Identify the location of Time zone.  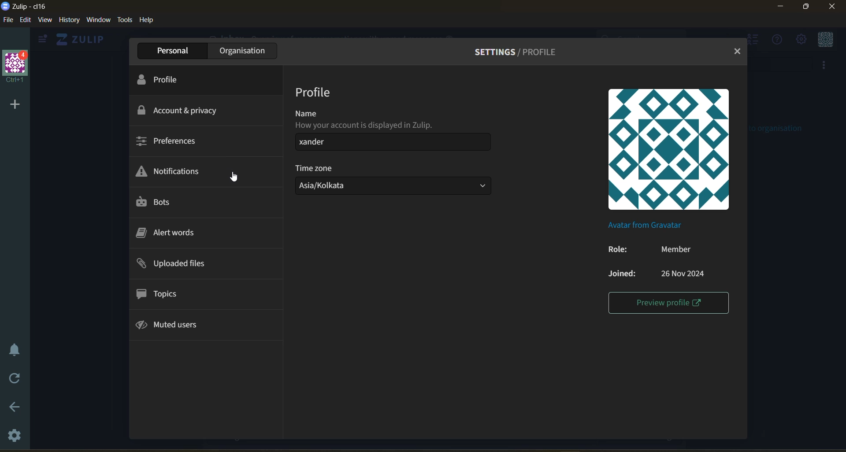
(316, 168).